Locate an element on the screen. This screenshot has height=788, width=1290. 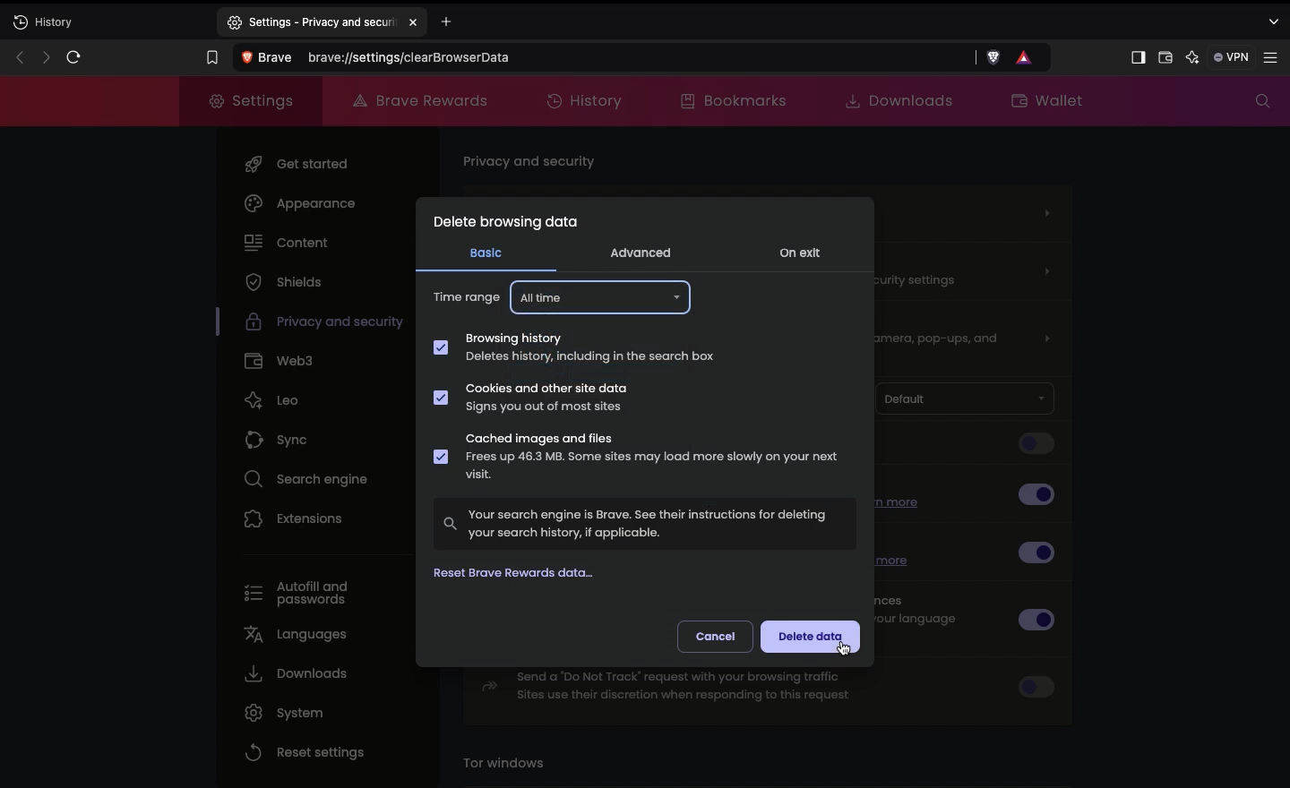
Bookmark is located at coordinates (208, 56).